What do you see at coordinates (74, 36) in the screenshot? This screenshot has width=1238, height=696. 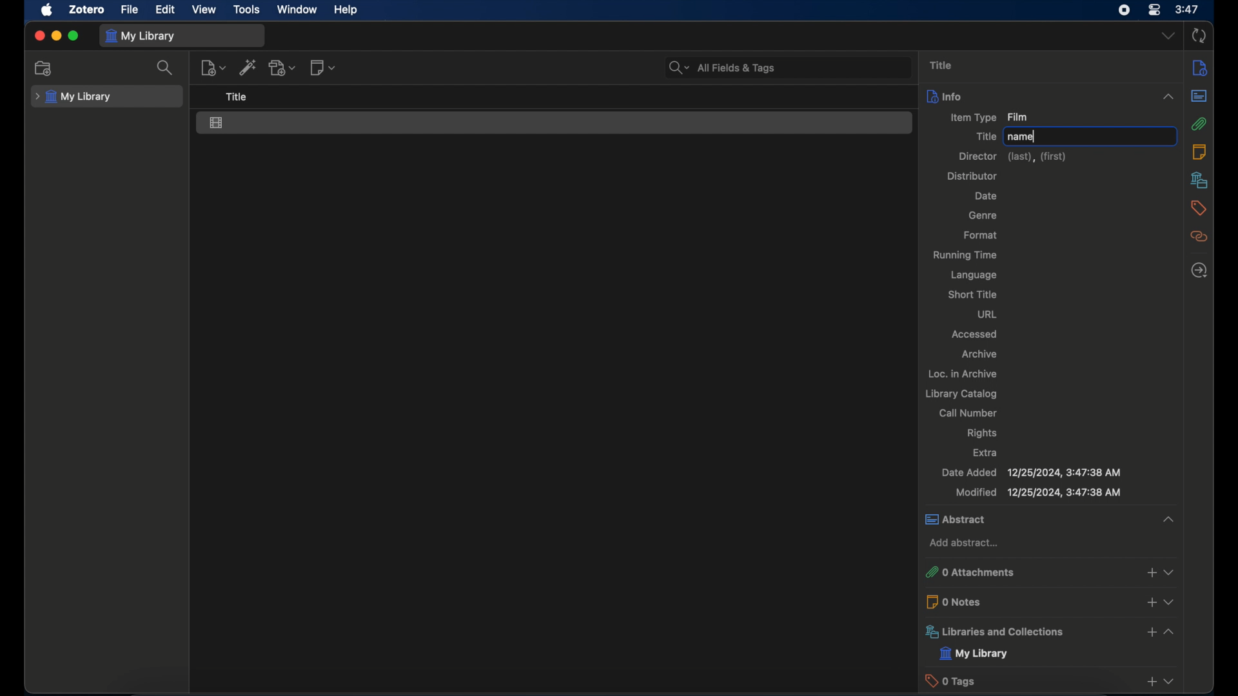 I see `maximize` at bounding box center [74, 36].